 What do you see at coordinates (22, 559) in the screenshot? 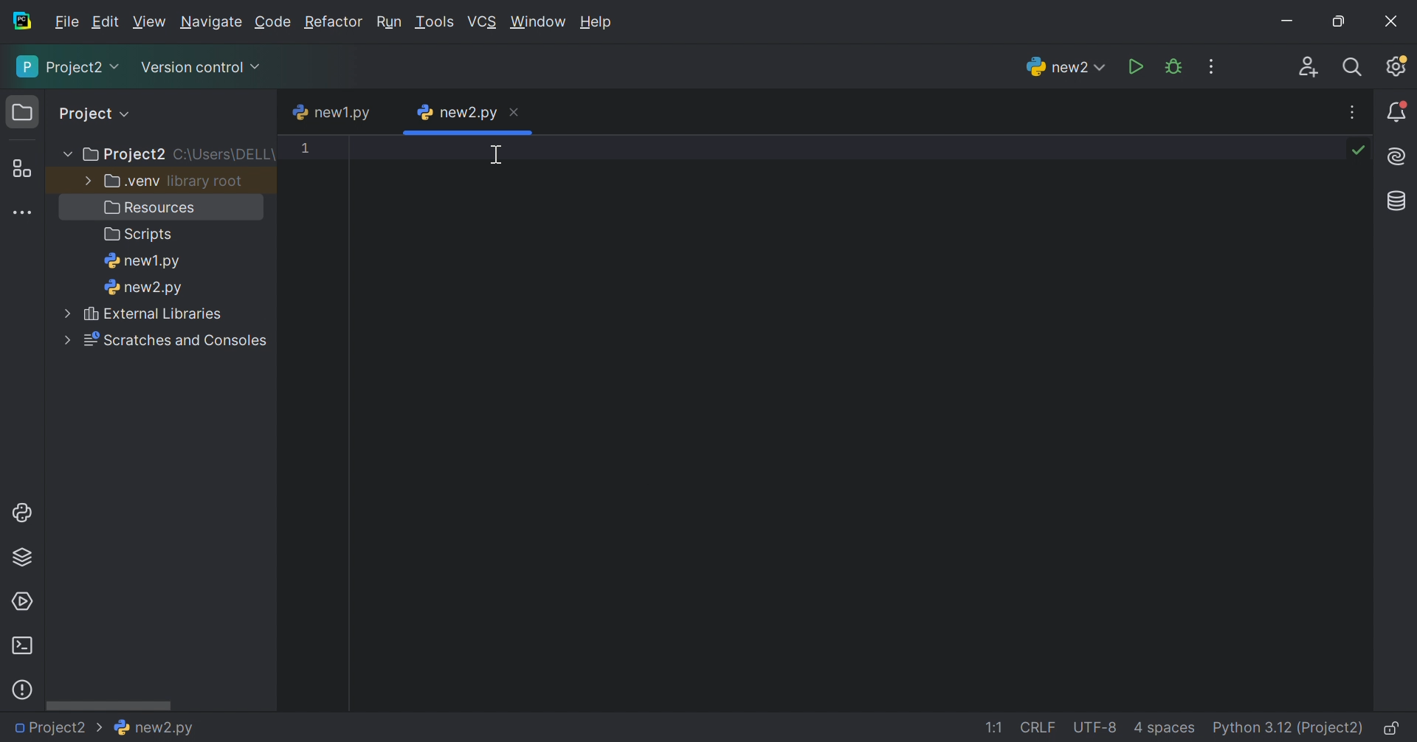
I see `Python Packages` at bounding box center [22, 559].